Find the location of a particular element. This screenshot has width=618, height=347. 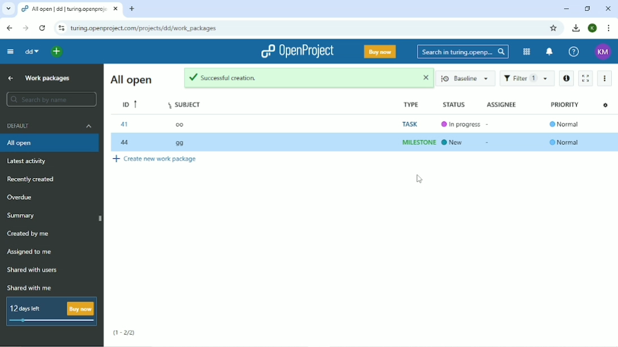

(1-2/2) is located at coordinates (125, 332).